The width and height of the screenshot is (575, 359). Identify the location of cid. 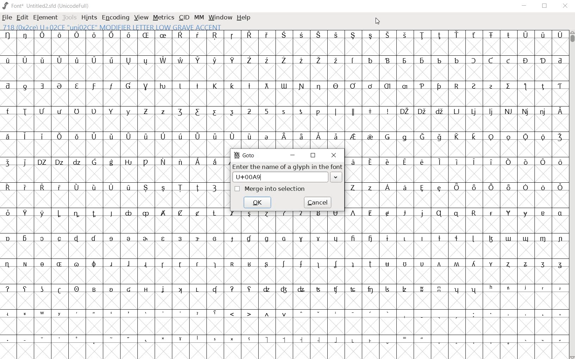
(184, 18).